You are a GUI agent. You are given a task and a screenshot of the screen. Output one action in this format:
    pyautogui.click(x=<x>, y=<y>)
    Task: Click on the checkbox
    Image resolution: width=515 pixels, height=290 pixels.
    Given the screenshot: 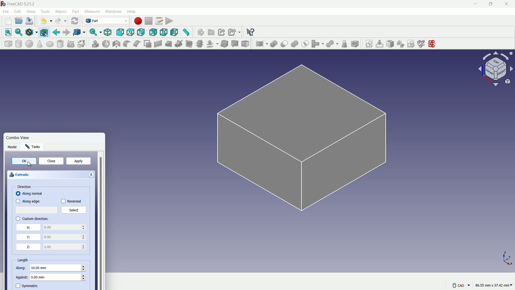 What is the action you would take?
    pyautogui.click(x=17, y=201)
    